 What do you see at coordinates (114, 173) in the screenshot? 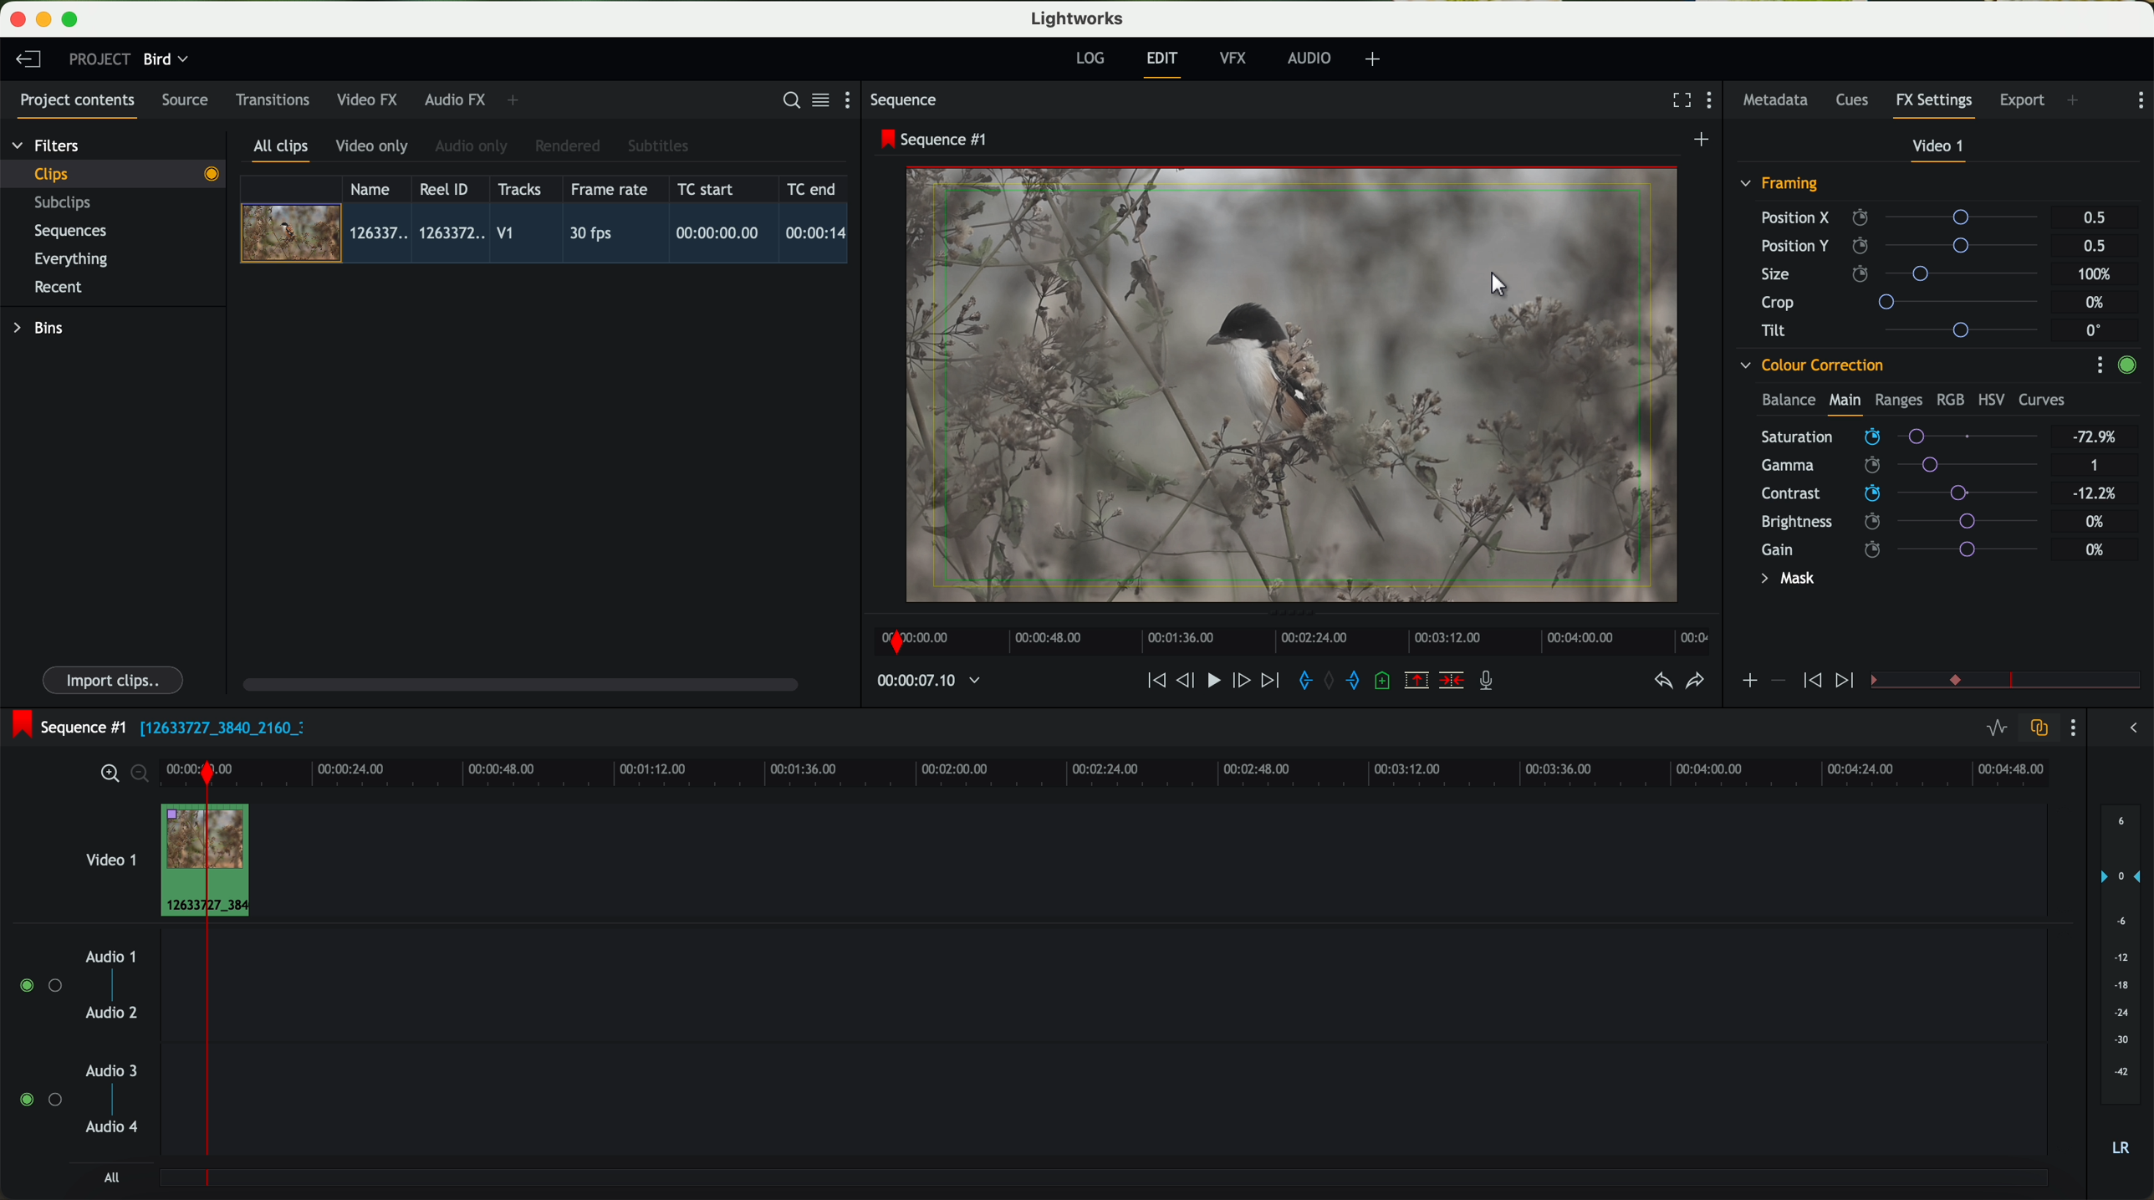
I see `clips` at bounding box center [114, 173].